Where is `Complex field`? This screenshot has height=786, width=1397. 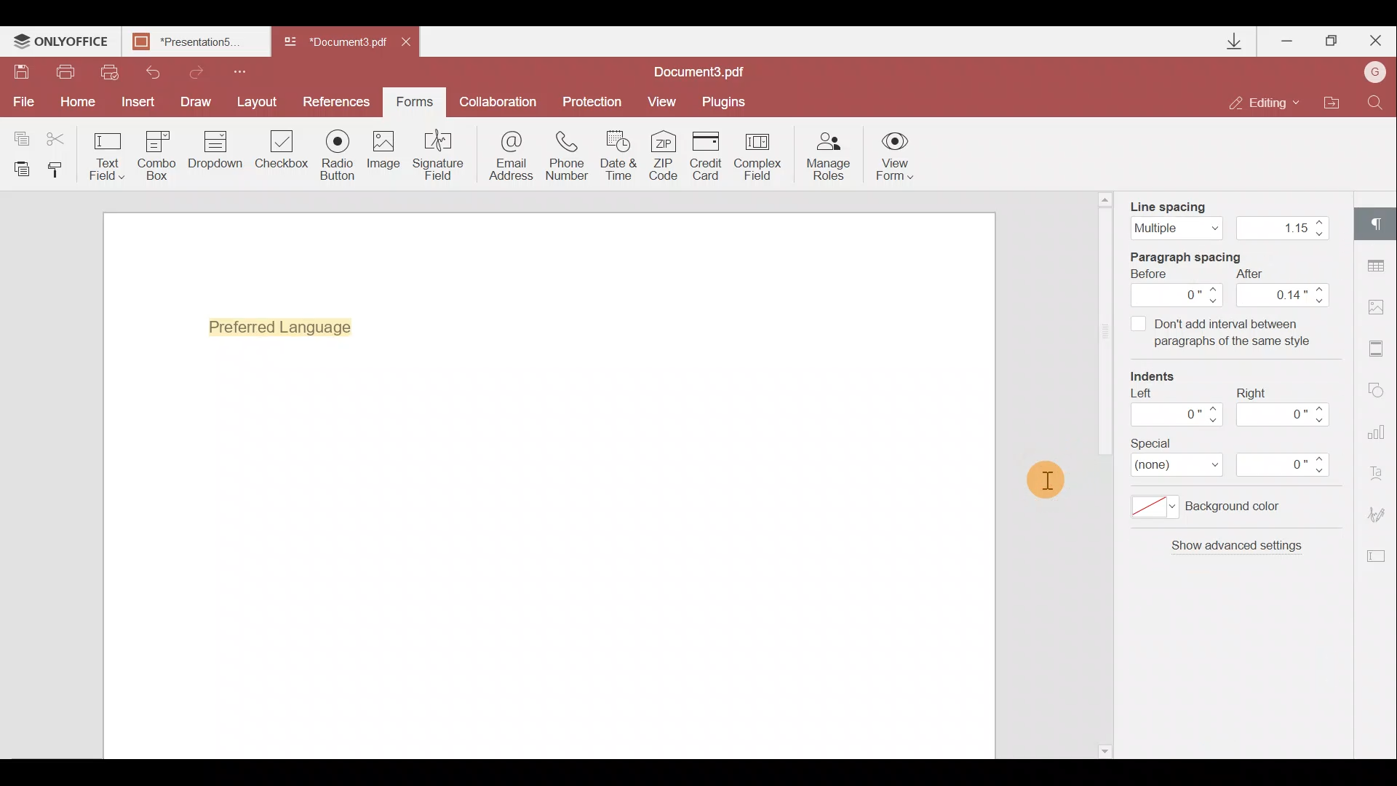
Complex field is located at coordinates (760, 156).